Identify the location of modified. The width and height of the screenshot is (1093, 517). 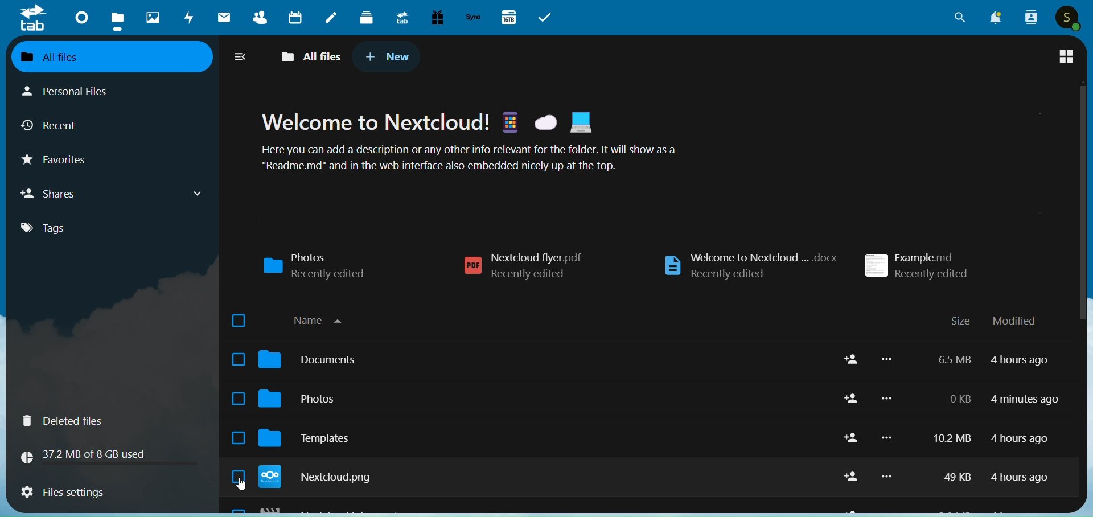
(1015, 321).